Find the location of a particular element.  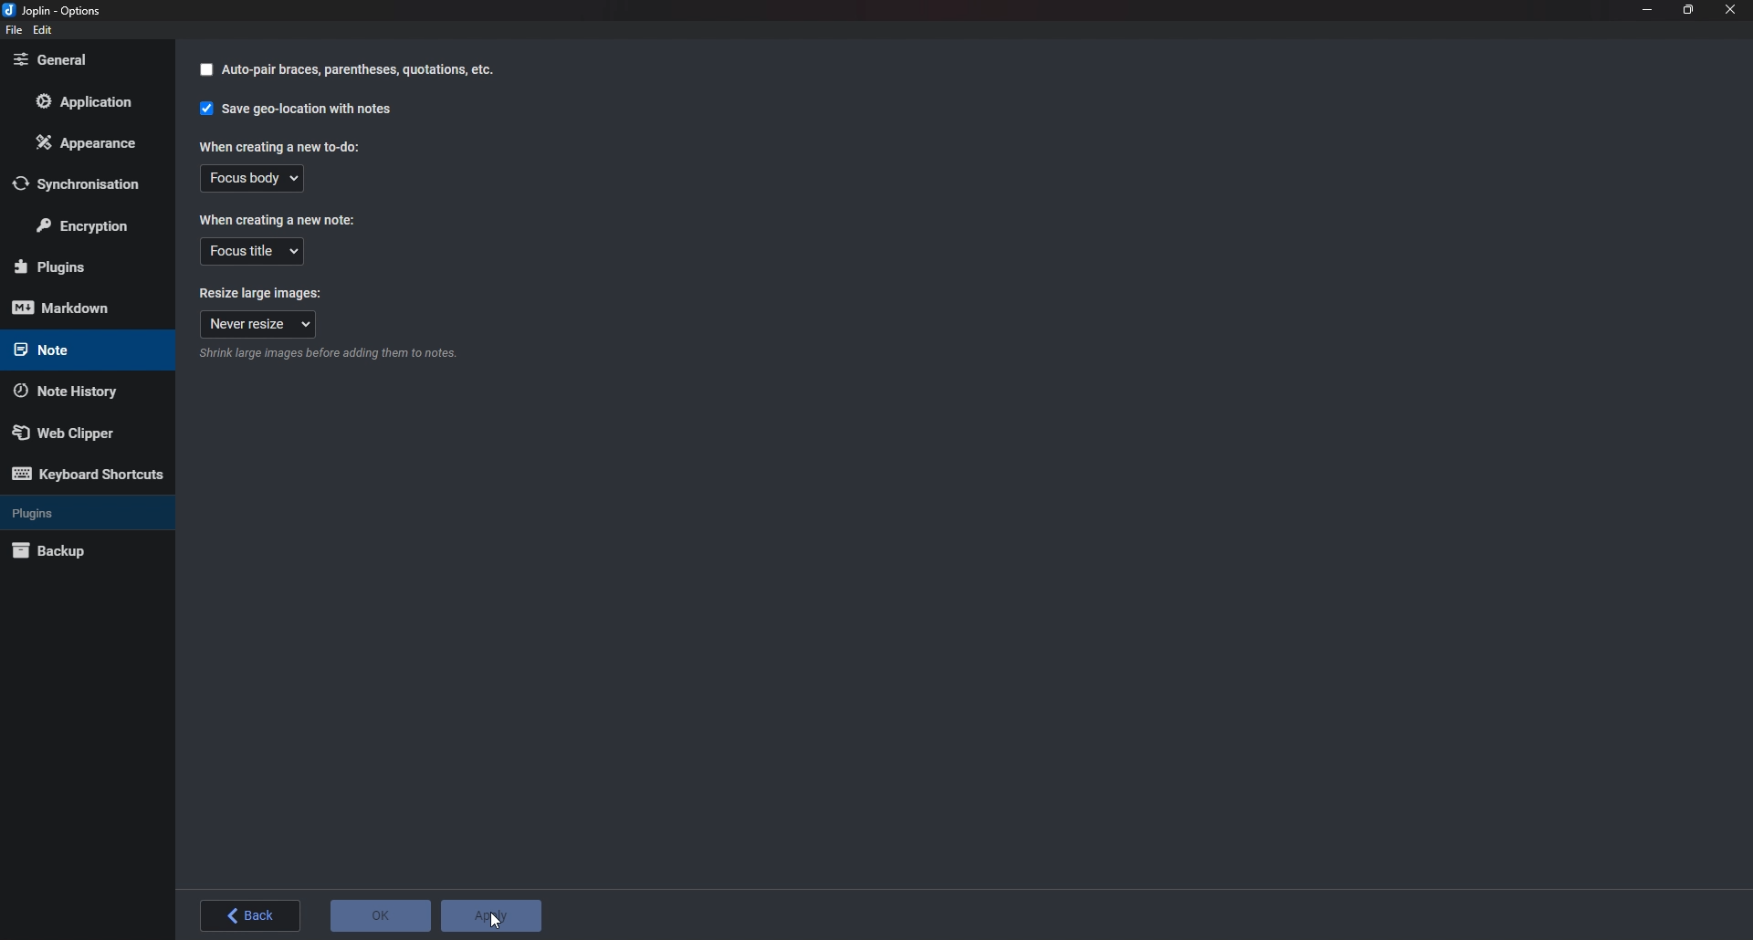

Synchronization is located at coordinates (87, 185).